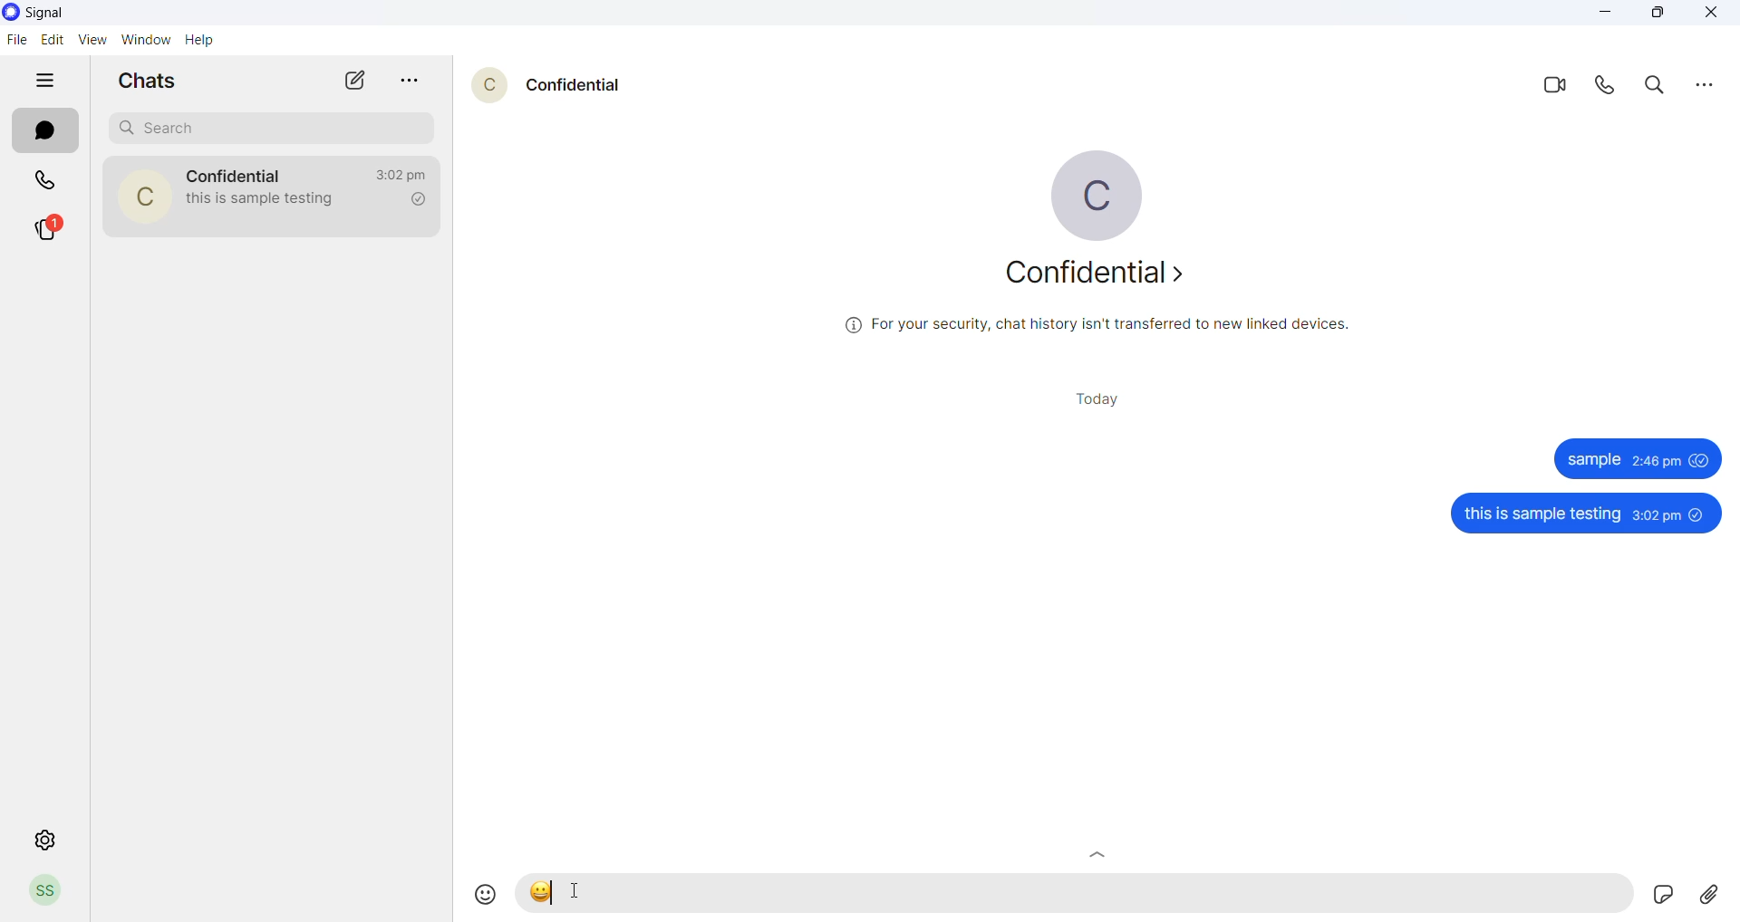  I want to click on new message, so click(358, 80).